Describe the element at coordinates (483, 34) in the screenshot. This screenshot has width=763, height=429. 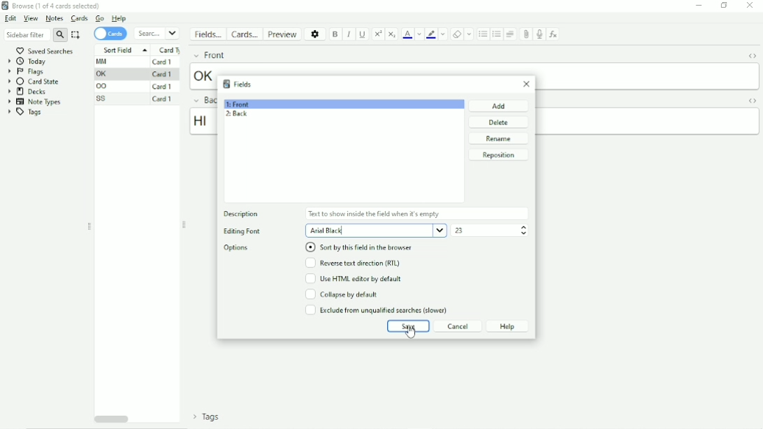
I see `Unordered list` at that location.